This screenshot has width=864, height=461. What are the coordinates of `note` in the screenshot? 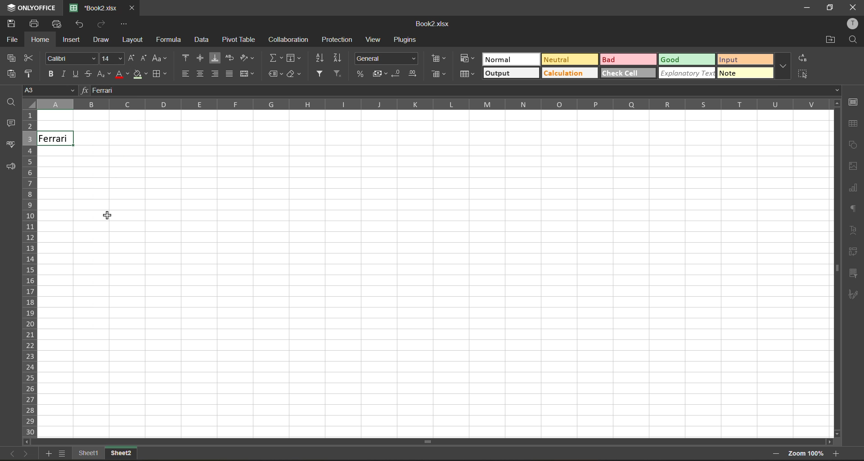 It's located at (747, 73).